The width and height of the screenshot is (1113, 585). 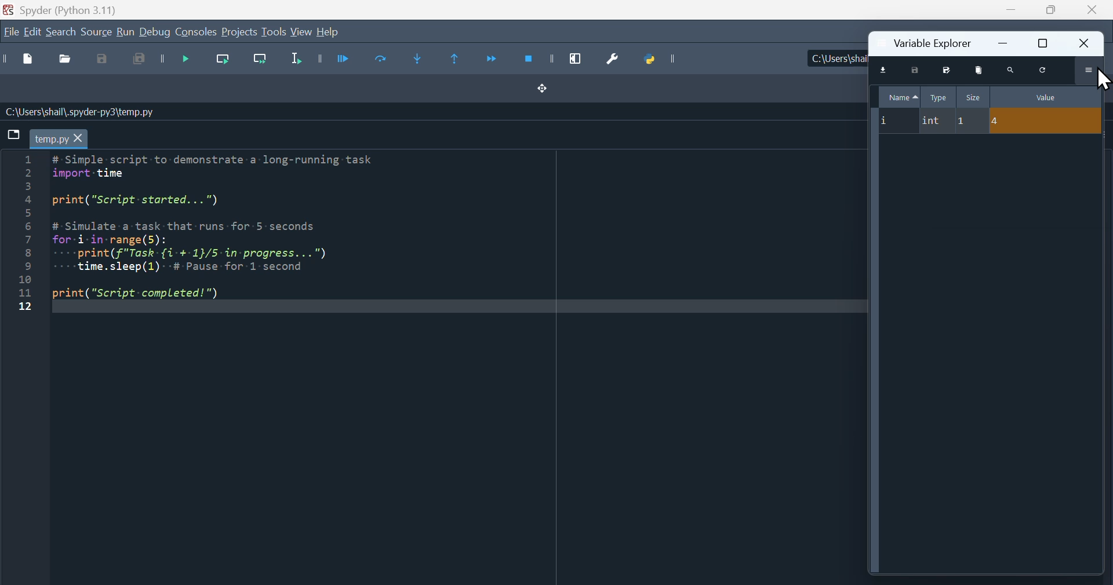 What do you see at coordinates (1046, 121) in the screenshot?
I see `4` at bounding box center [1046, 121].